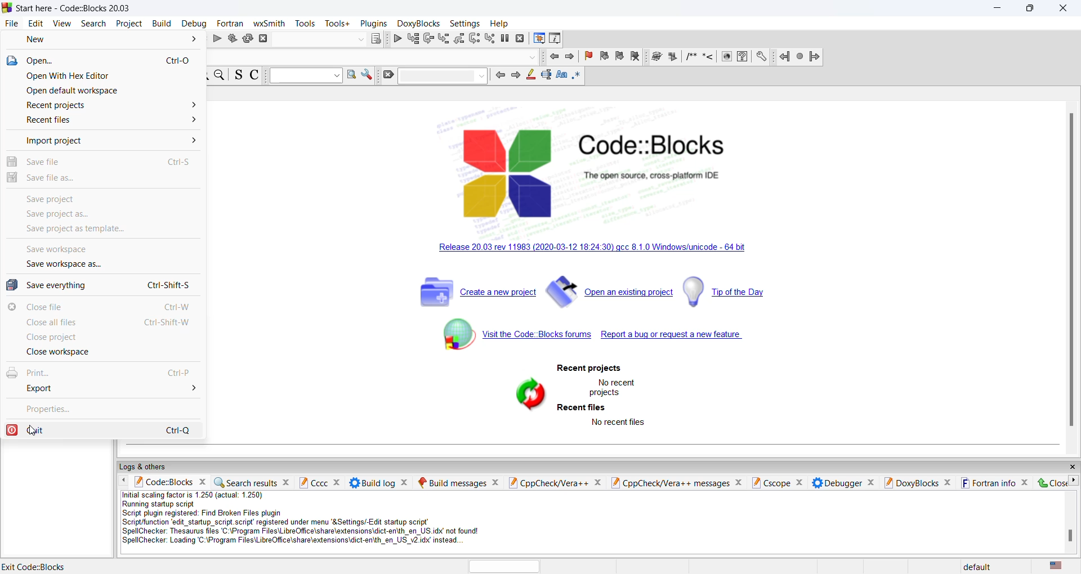 The width and height of the screenshot is (1081, 574). I want to click on dropdown, so click(534, 57).